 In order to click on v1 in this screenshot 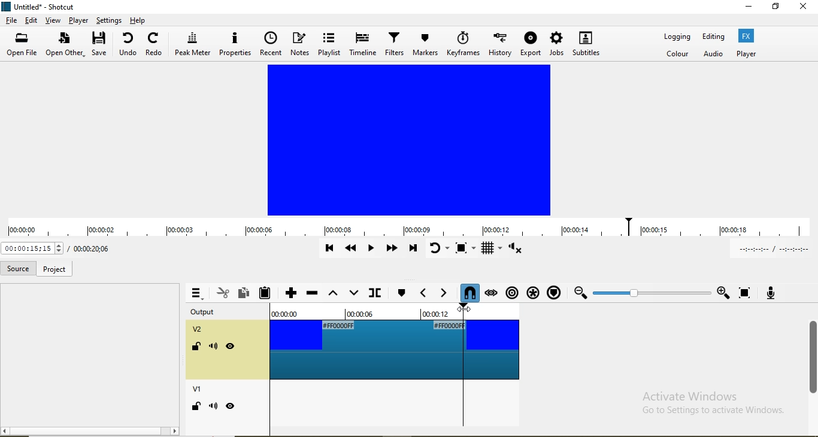, I will do `click(199, 390)`.